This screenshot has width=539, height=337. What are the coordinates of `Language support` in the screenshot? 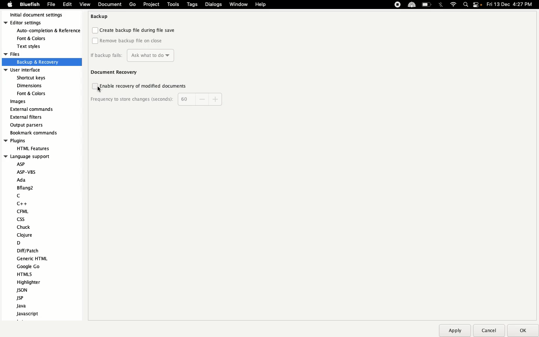 It's located at (33, 238).